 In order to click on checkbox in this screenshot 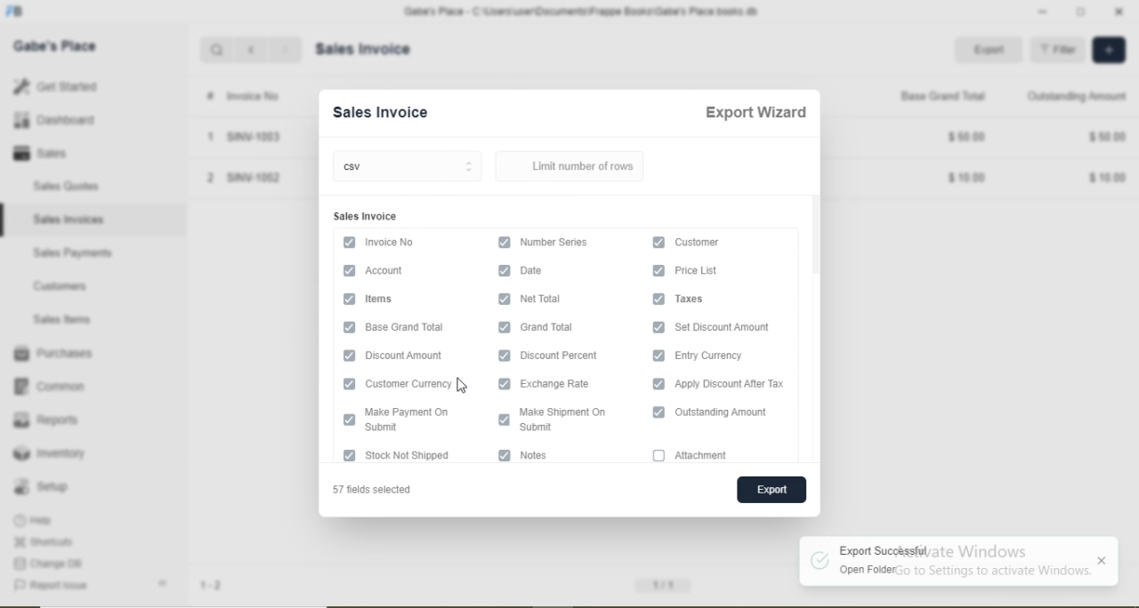, I will do `click(350, 241)`.